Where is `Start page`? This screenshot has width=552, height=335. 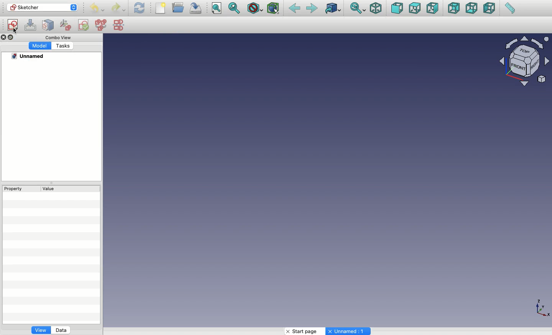
Start page is located at coordinates (304, 331).